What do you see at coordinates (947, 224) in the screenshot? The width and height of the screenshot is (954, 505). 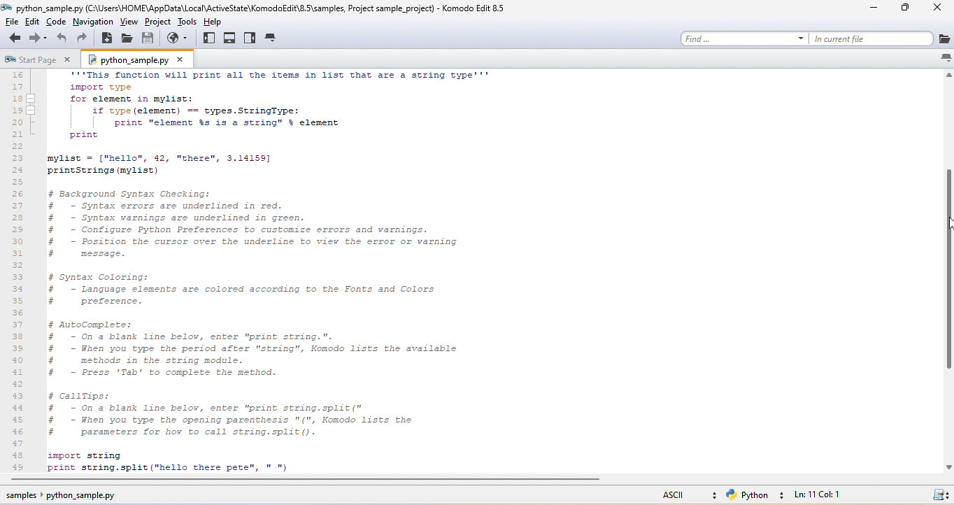 I see `cursor during drag to` at bounding box center [947, 224].